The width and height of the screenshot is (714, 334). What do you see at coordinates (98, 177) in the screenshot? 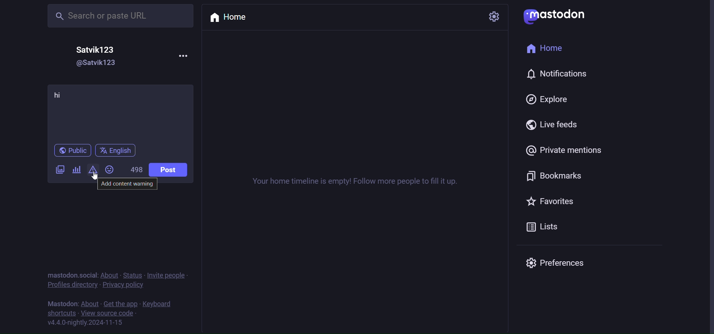
I see `cursor` at bounding box center [98, 177].